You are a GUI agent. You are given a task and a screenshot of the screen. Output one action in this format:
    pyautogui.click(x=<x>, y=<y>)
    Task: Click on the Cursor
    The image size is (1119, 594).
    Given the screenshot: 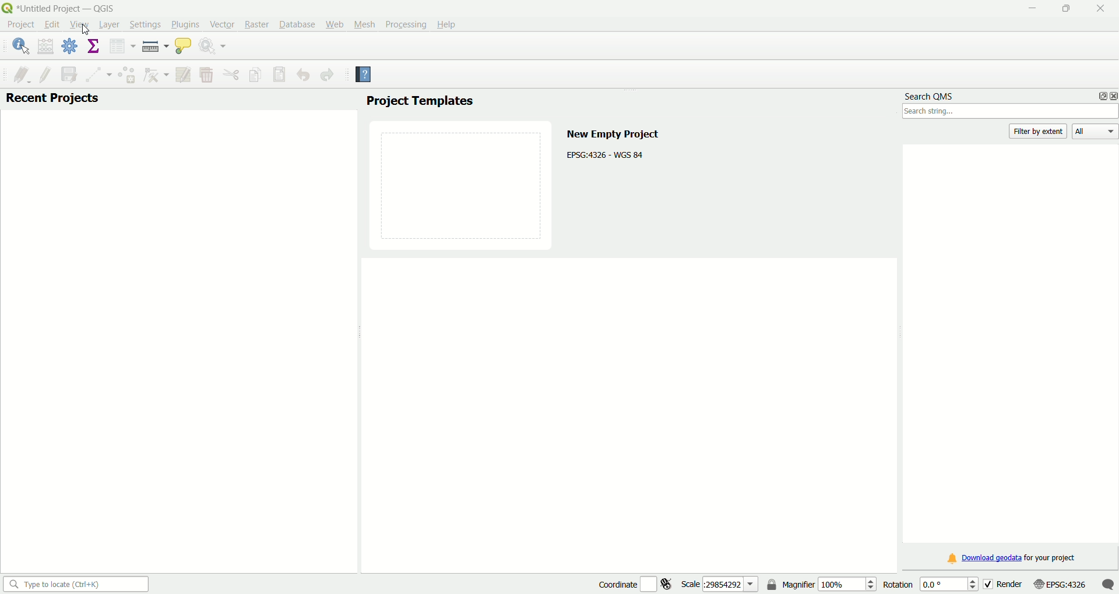 What is the action you would take?
    pyautogui.click(x=84, y=27)
    